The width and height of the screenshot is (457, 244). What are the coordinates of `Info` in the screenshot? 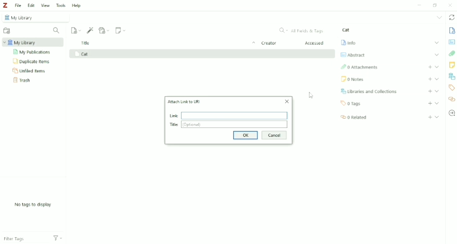 It's located at (348, 42).